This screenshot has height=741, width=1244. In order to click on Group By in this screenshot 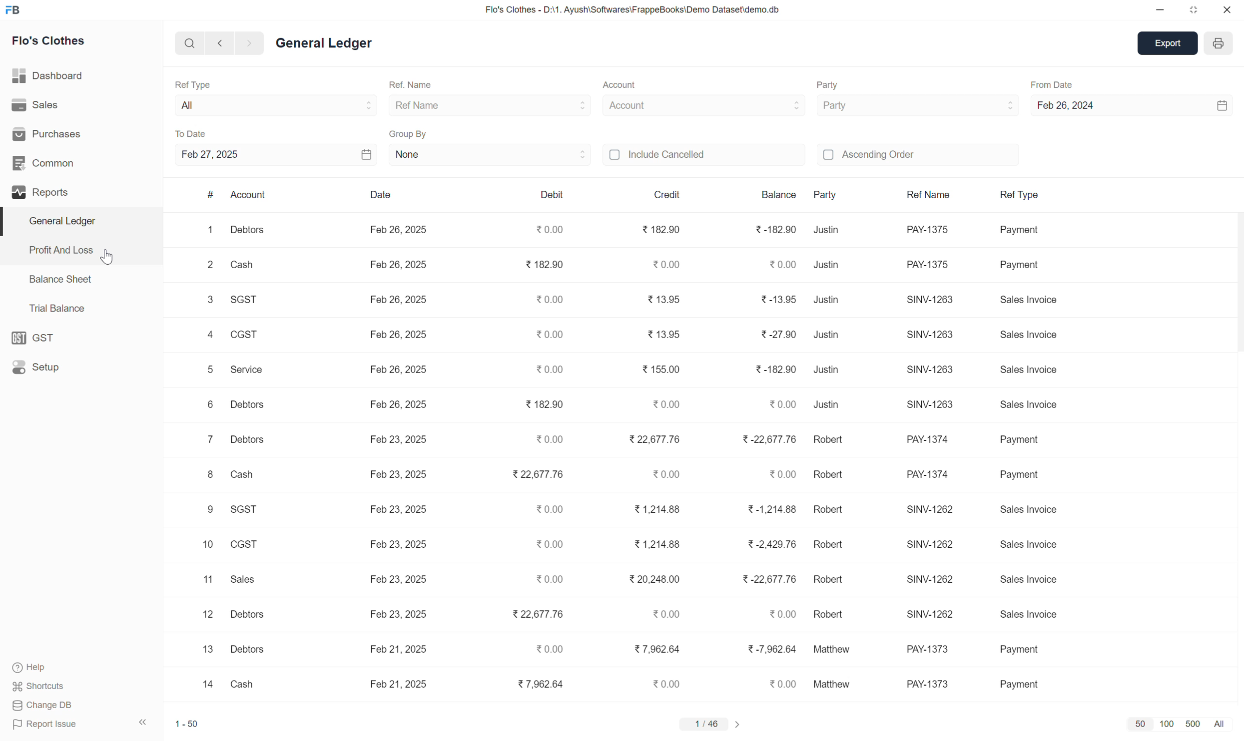, I will do `click(412, 136)`.